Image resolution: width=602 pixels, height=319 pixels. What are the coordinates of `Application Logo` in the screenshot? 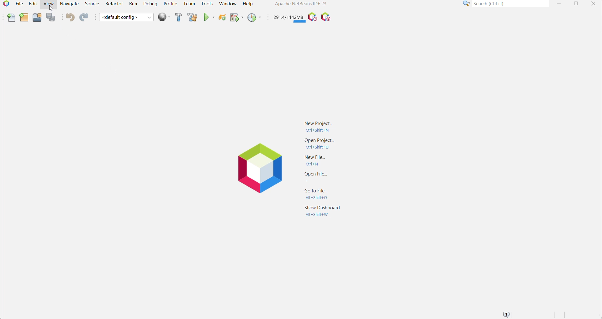 It's located at (258, 168).